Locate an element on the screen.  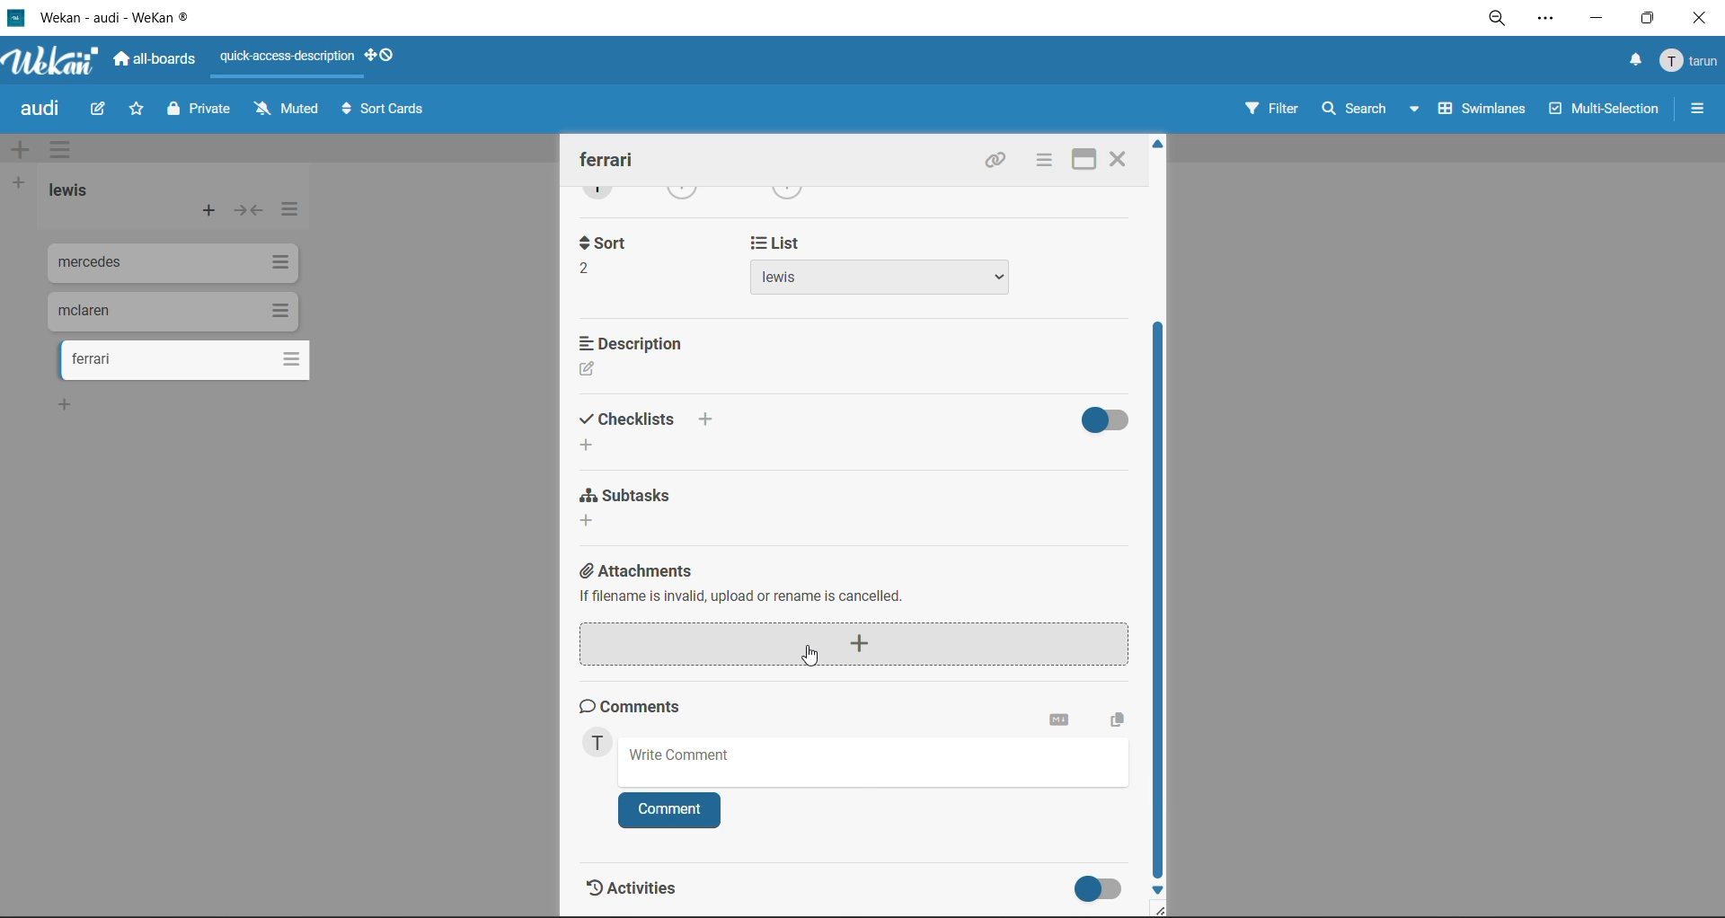
hide completed checklist is located at coordinates (1110, 417).